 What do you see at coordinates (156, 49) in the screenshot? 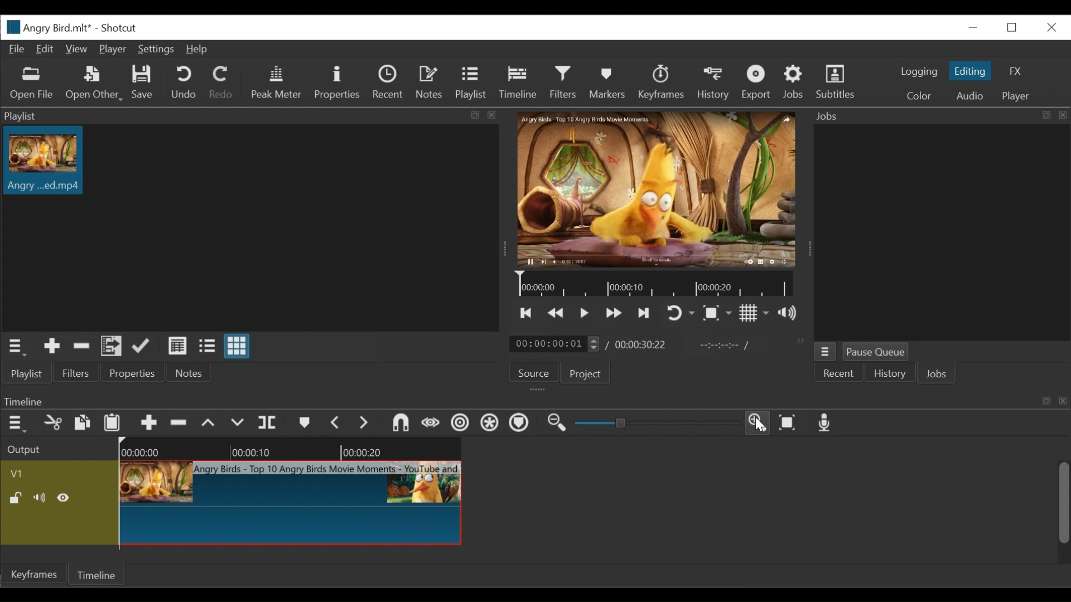
I see `Settings` at bounding box center [156, 49].